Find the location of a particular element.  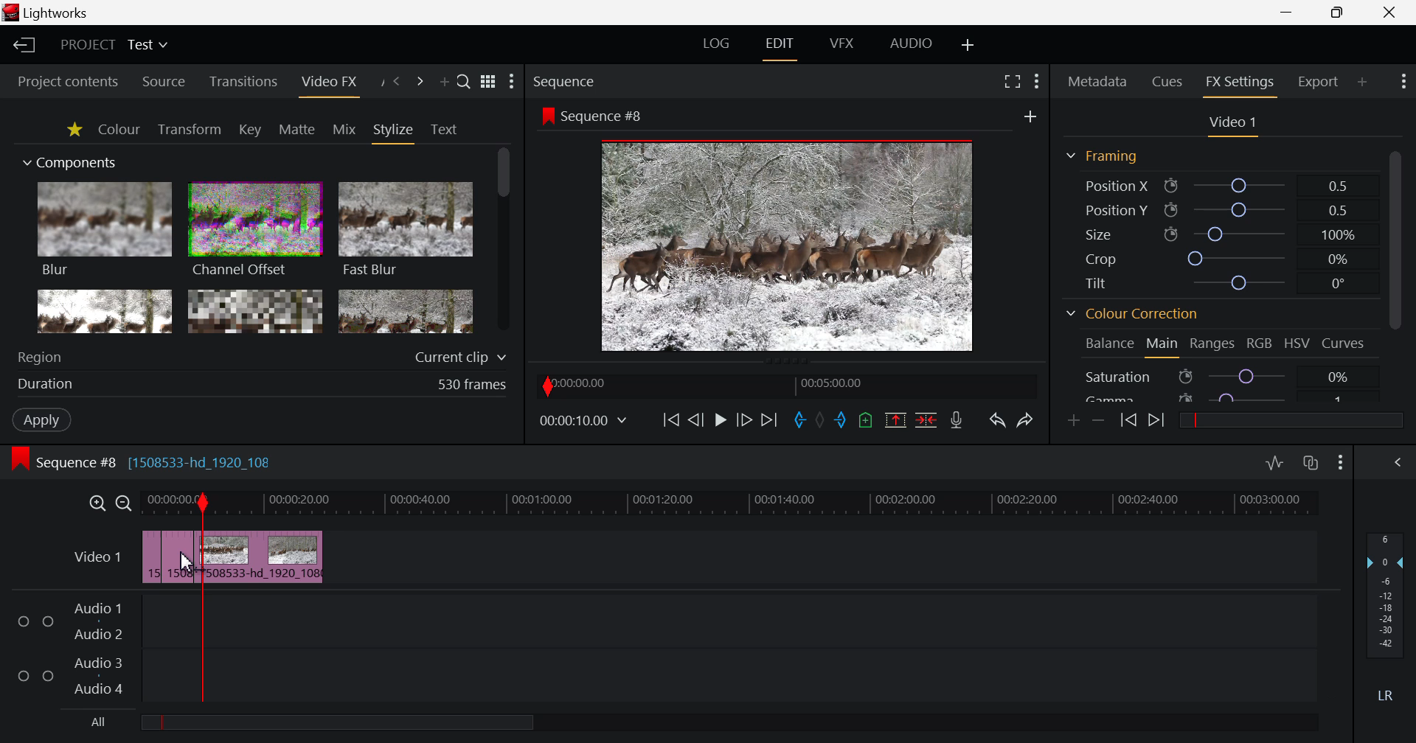

Inserted Clip is located at coordinates (253, 557).